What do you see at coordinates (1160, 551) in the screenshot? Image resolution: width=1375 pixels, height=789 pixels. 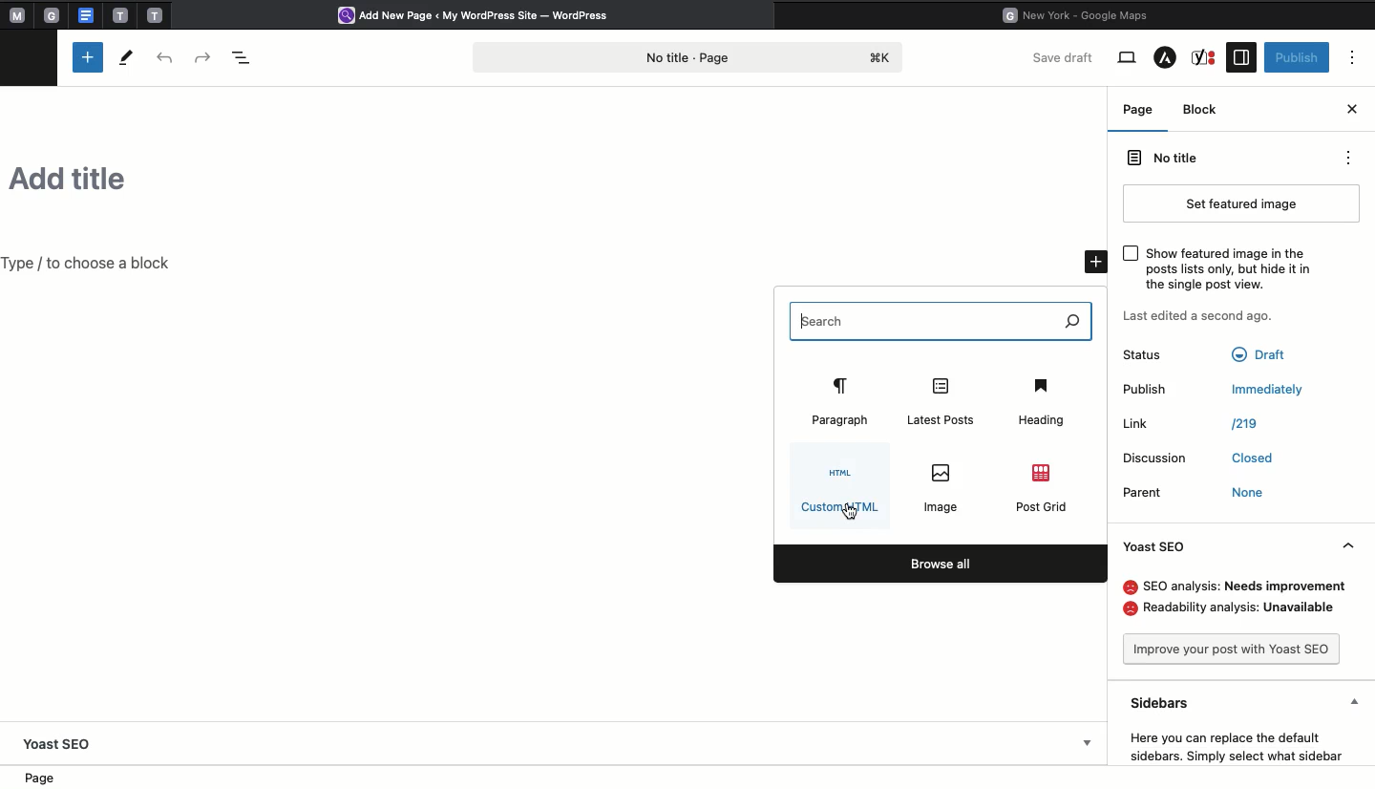 I see `Yoast seo` at bounding box center [1160, 551].